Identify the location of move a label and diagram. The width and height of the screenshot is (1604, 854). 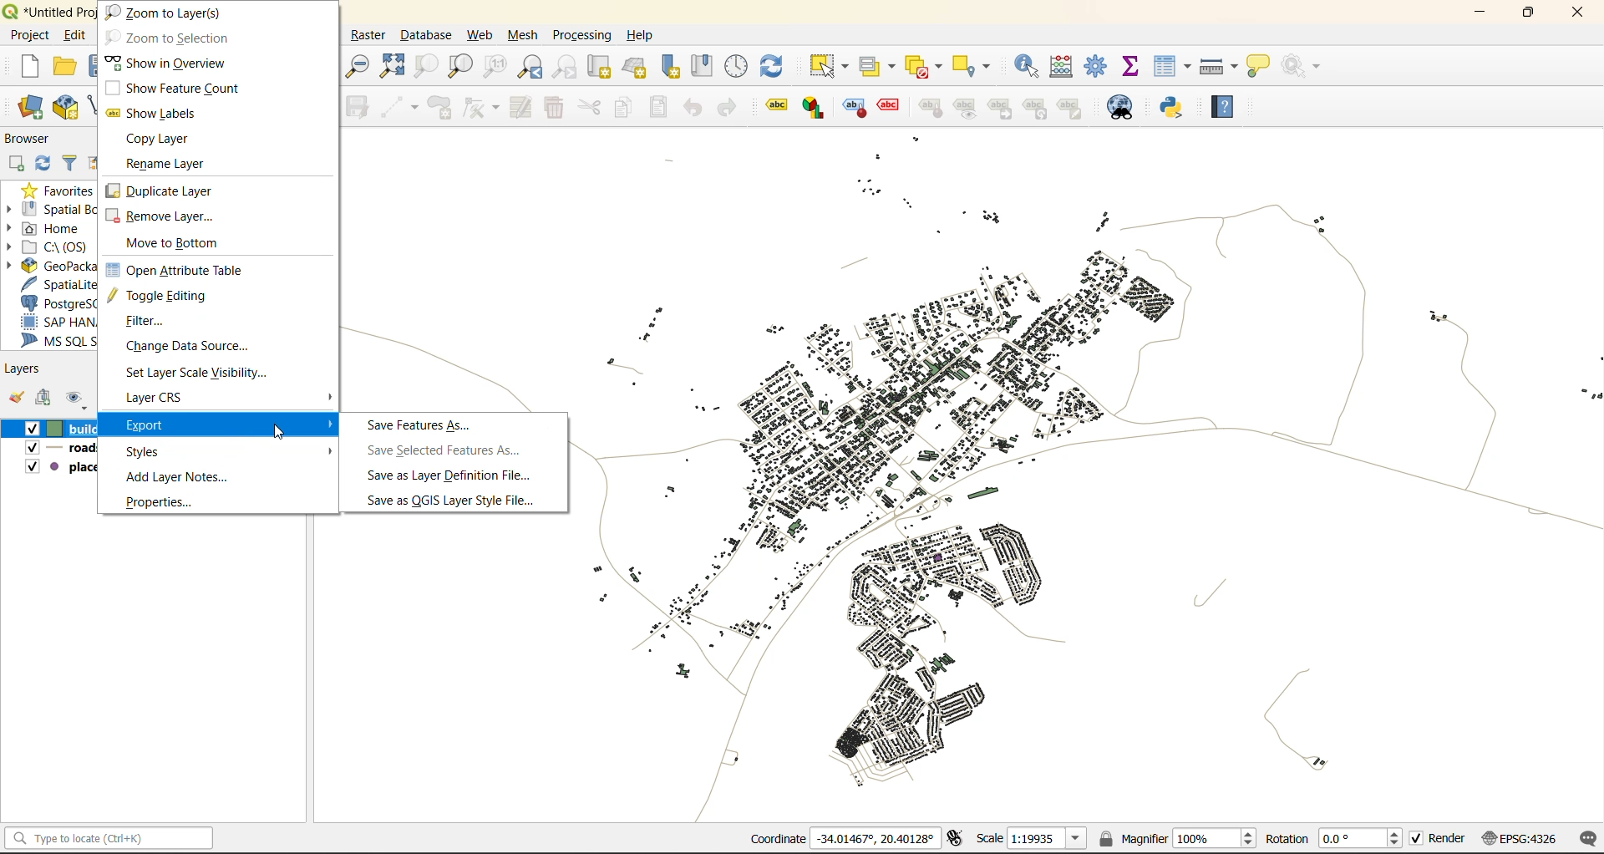
(996, 109).